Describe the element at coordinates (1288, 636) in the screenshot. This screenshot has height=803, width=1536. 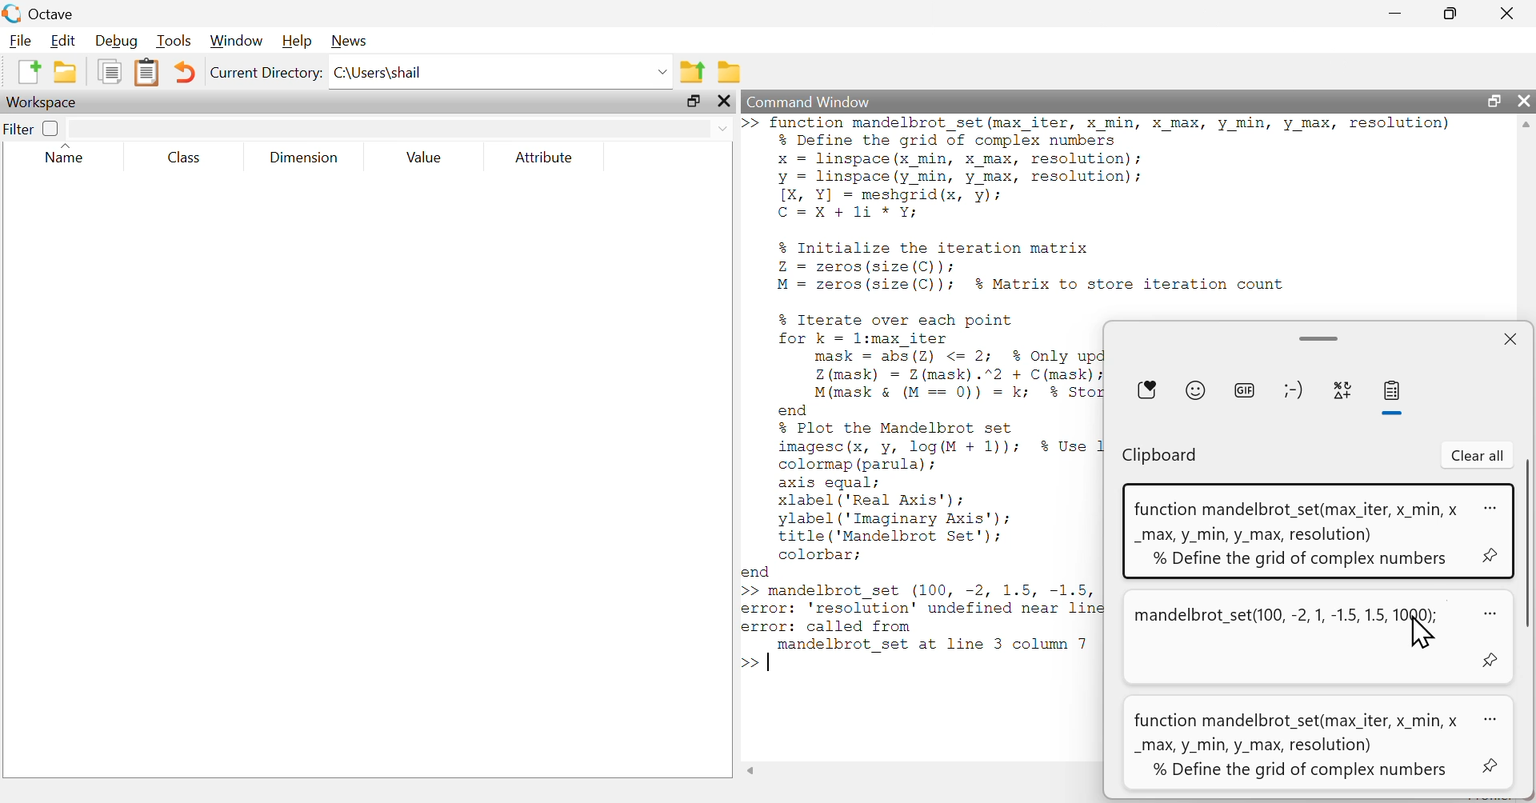
I see `mandelbrot_set(100, -2, 1, -1.5, 1.5, BN` at that location.